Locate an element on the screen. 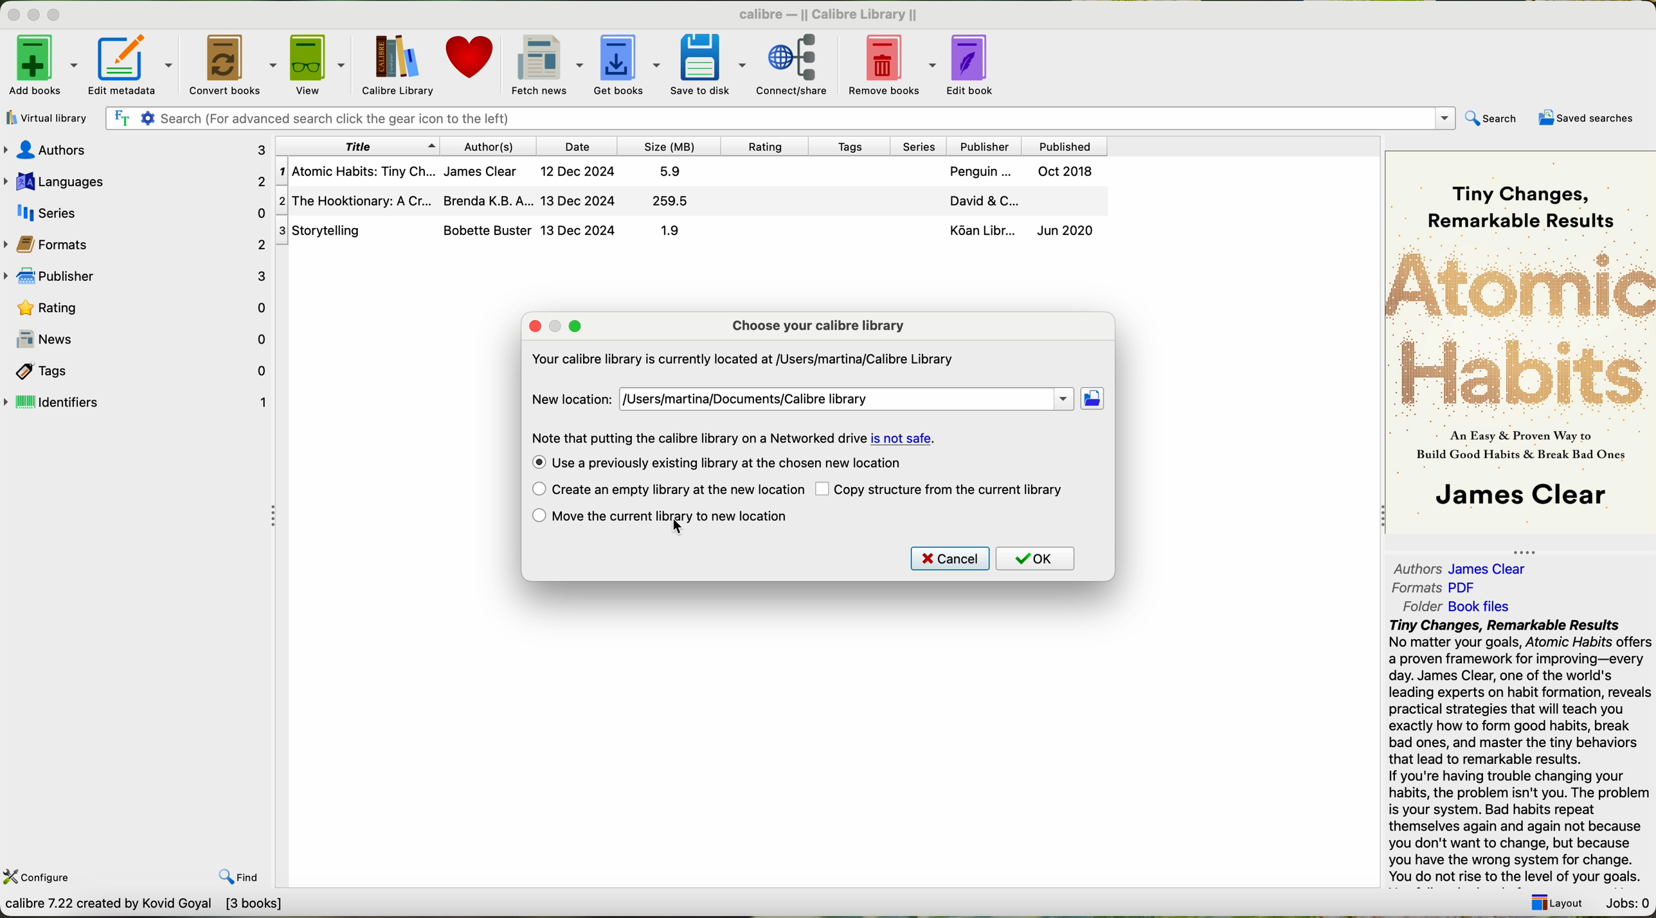  PDF is located at coordinates (1470, 587).